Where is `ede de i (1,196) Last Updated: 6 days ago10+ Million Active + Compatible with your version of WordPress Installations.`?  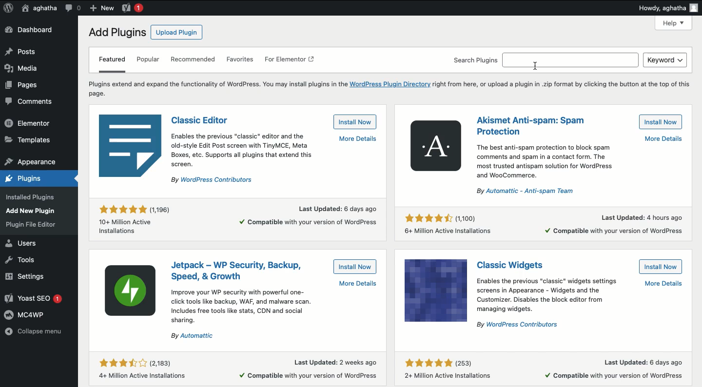
ede de i (1,196) Last Updated: 6 days ago10+ Million Active + Compatible with your version of WordPress Installations. is located at coordinates (236, 218).